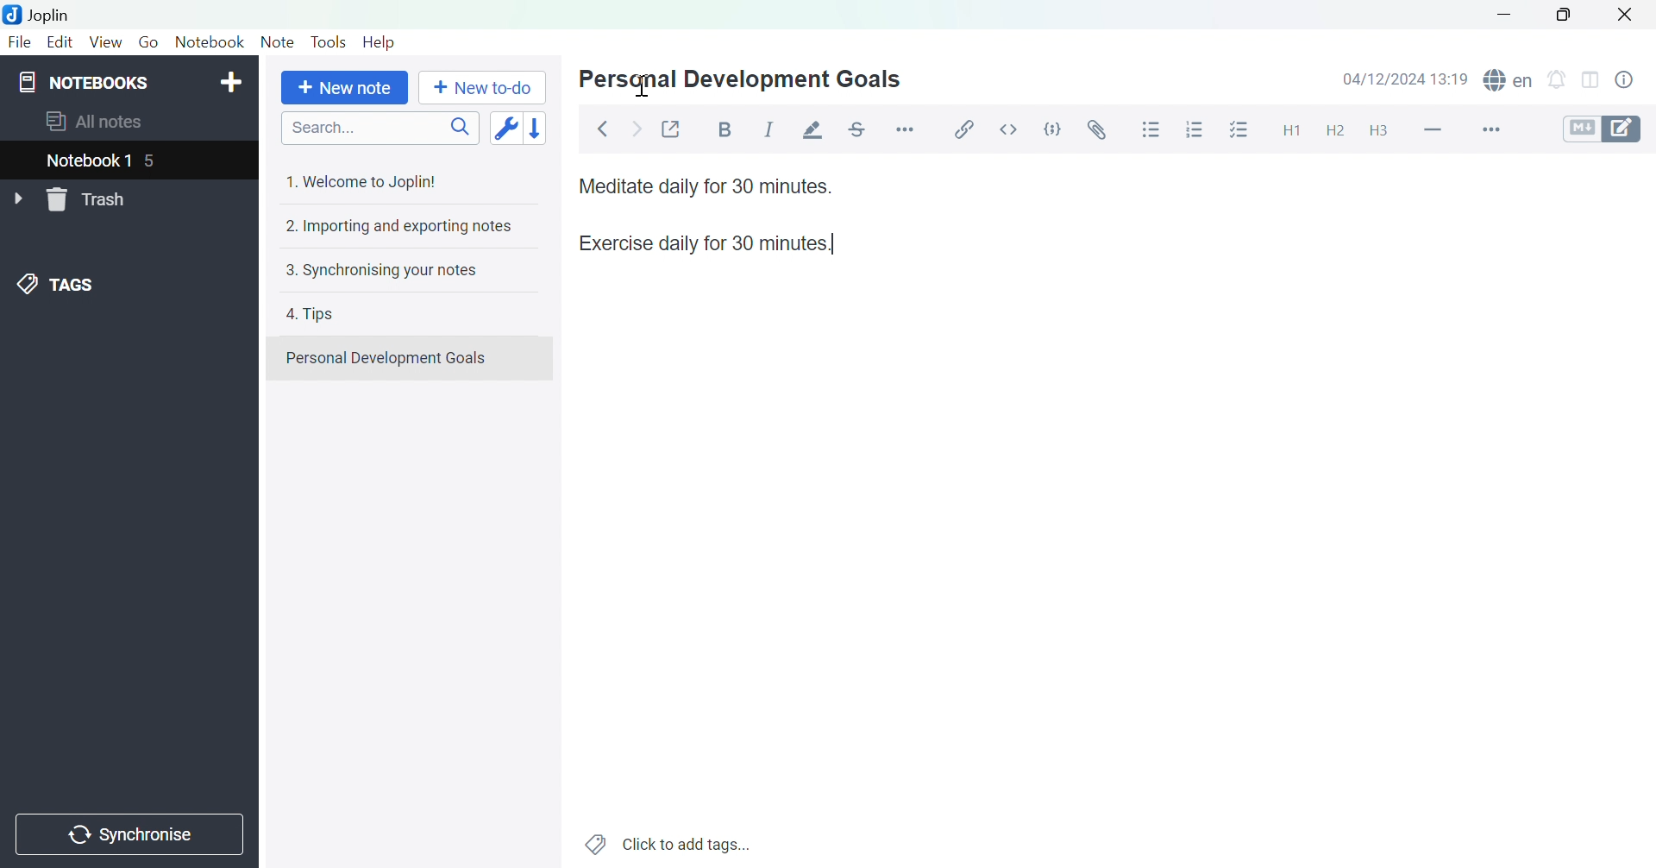 This screenshot has height=868, width=1656. What do you see at coordinates (861, 126) in the screenshot?
I see `Strikethrough` at bounding box center [861, 126].